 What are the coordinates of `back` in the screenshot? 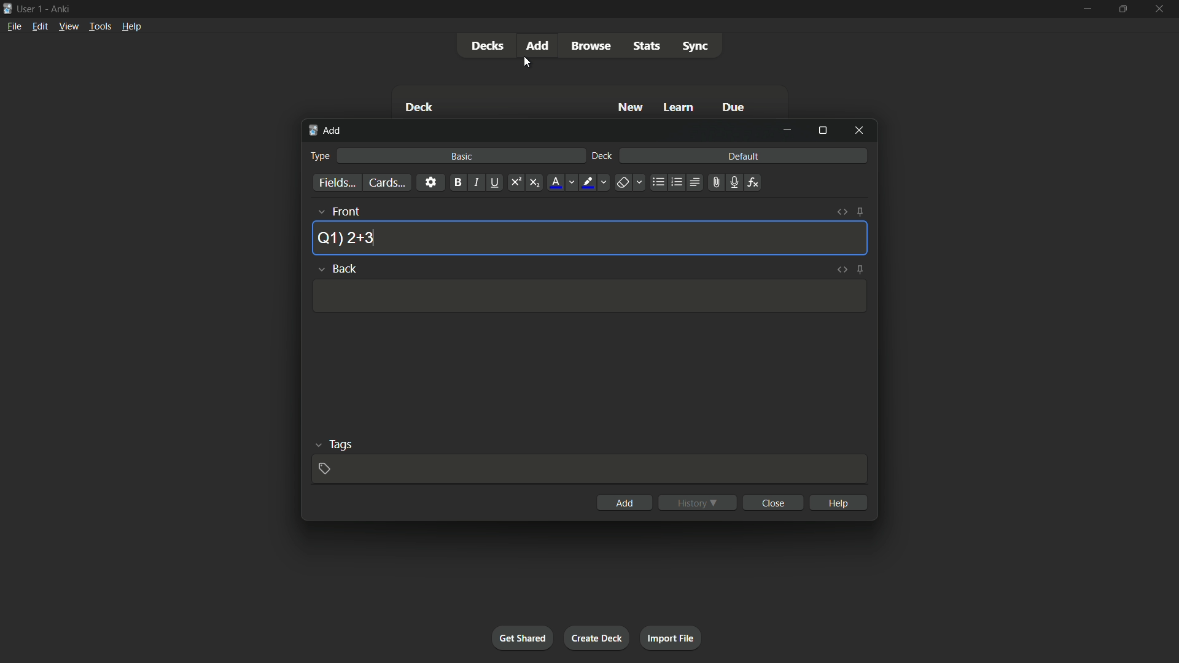 It's located at (346, 269).